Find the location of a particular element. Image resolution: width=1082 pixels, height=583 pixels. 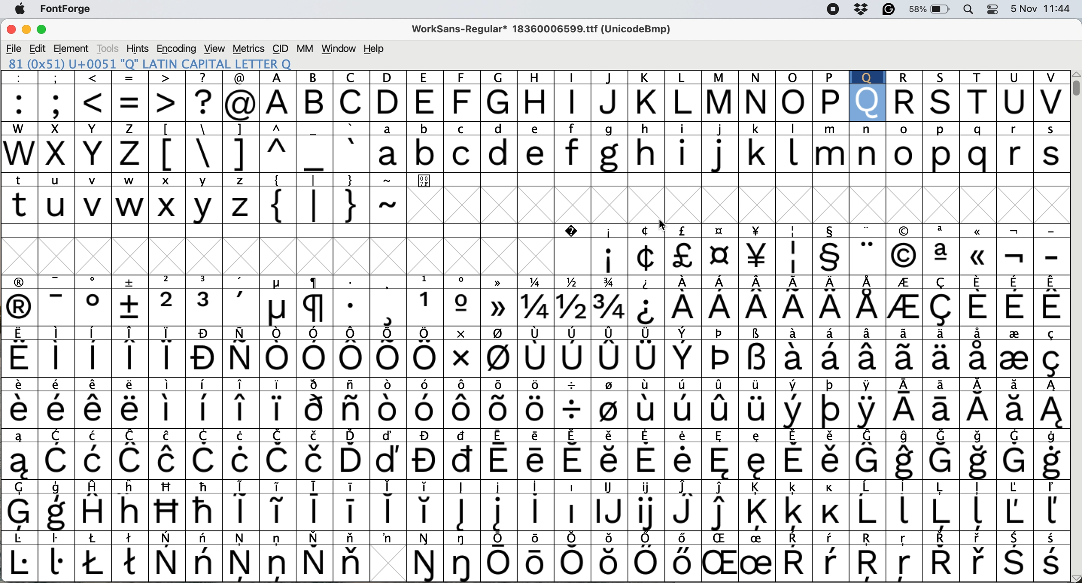

text is located at coordinates (535, 539).